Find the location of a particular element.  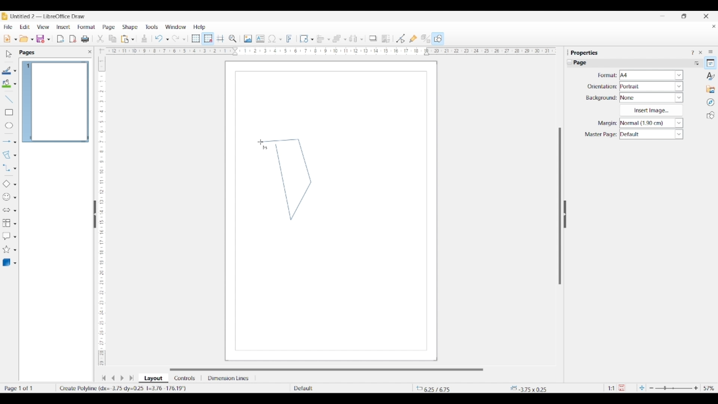

Selected star is located at coordinates (6, 250).